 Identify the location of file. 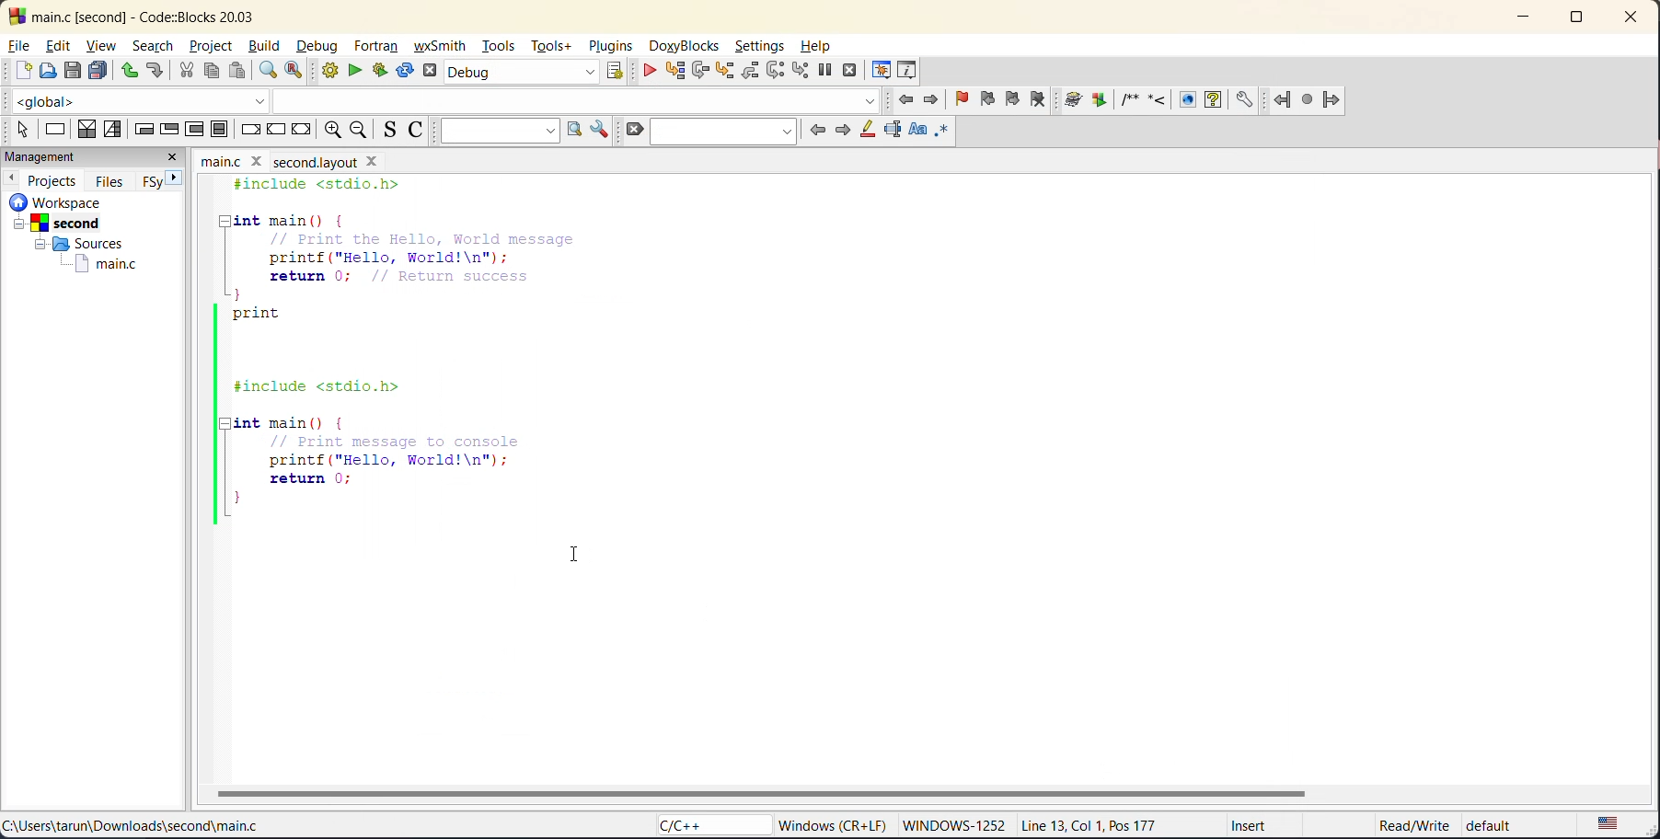
(21, 46).